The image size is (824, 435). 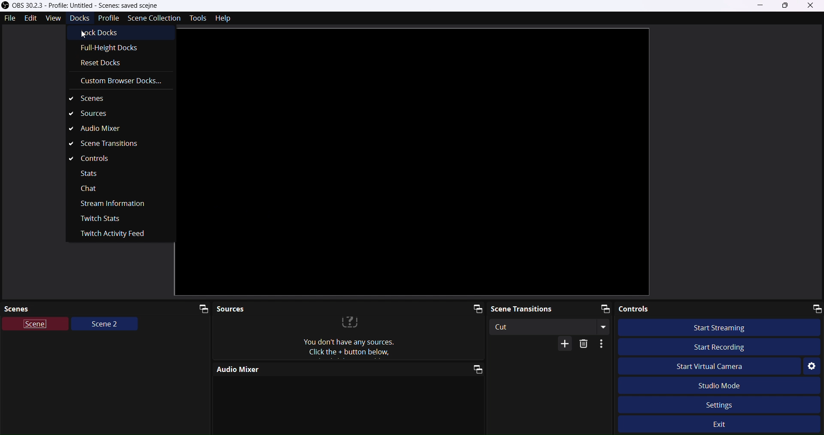 What do you see at coordinates (98, 5) in the screenshot?
I see `OBS S30.2.3 - profile: Untitled - Scenes: saved scejne` at bounding box center [98, 5].